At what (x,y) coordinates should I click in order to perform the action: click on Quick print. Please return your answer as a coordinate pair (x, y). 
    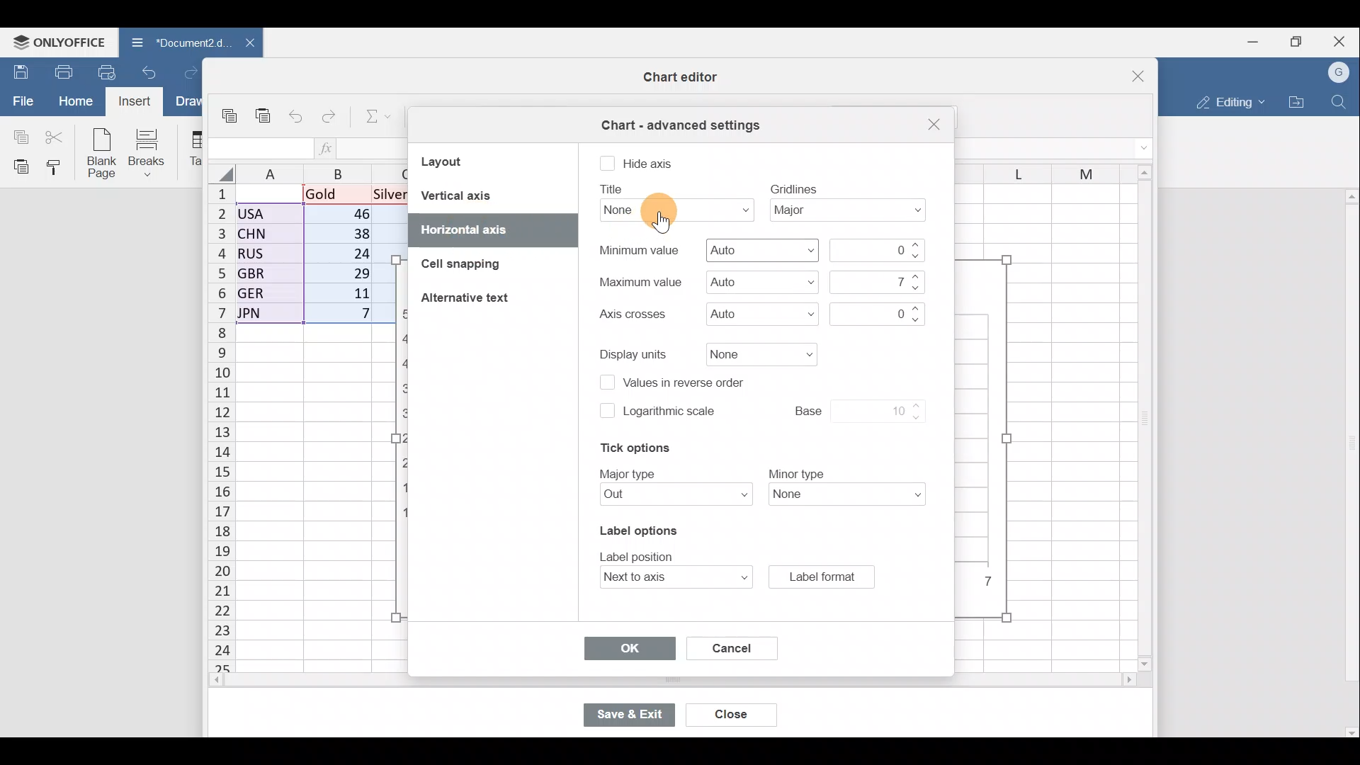
    Looking at the image, I should click on (108, 72).